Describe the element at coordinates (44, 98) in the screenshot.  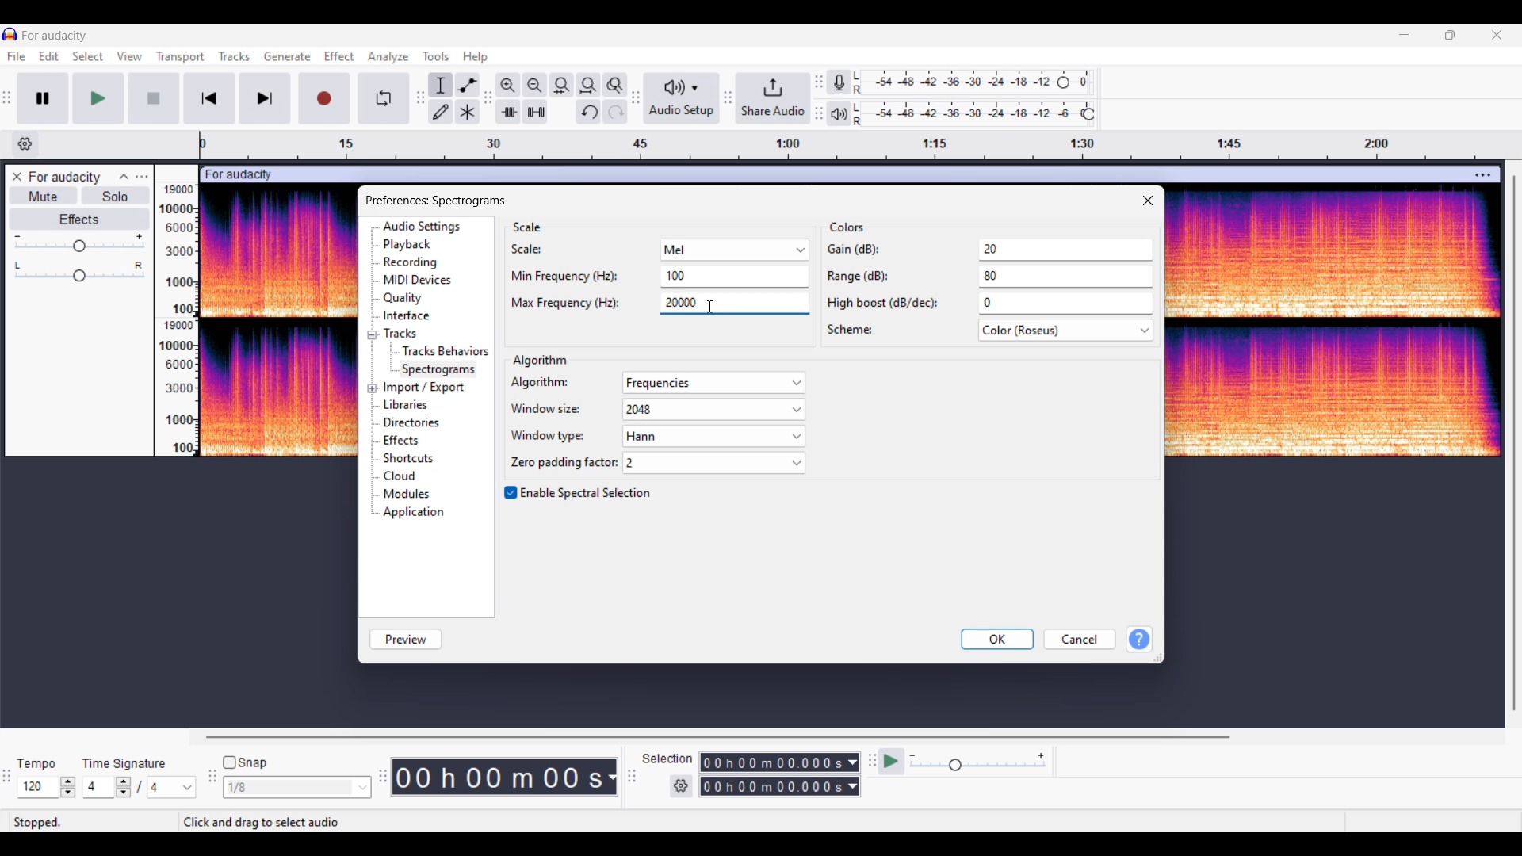
I see `Pause` at that location.